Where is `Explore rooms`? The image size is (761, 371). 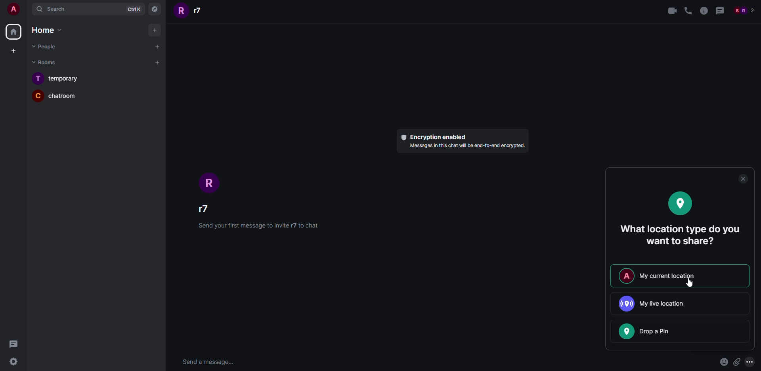 Explore rooms is located at coordinates (156, 10).